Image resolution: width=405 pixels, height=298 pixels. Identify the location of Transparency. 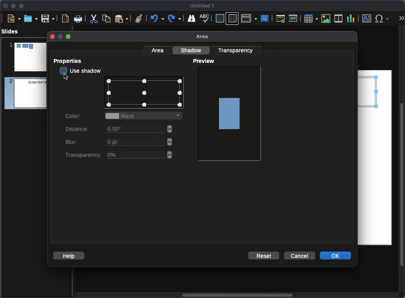
(118, 155).